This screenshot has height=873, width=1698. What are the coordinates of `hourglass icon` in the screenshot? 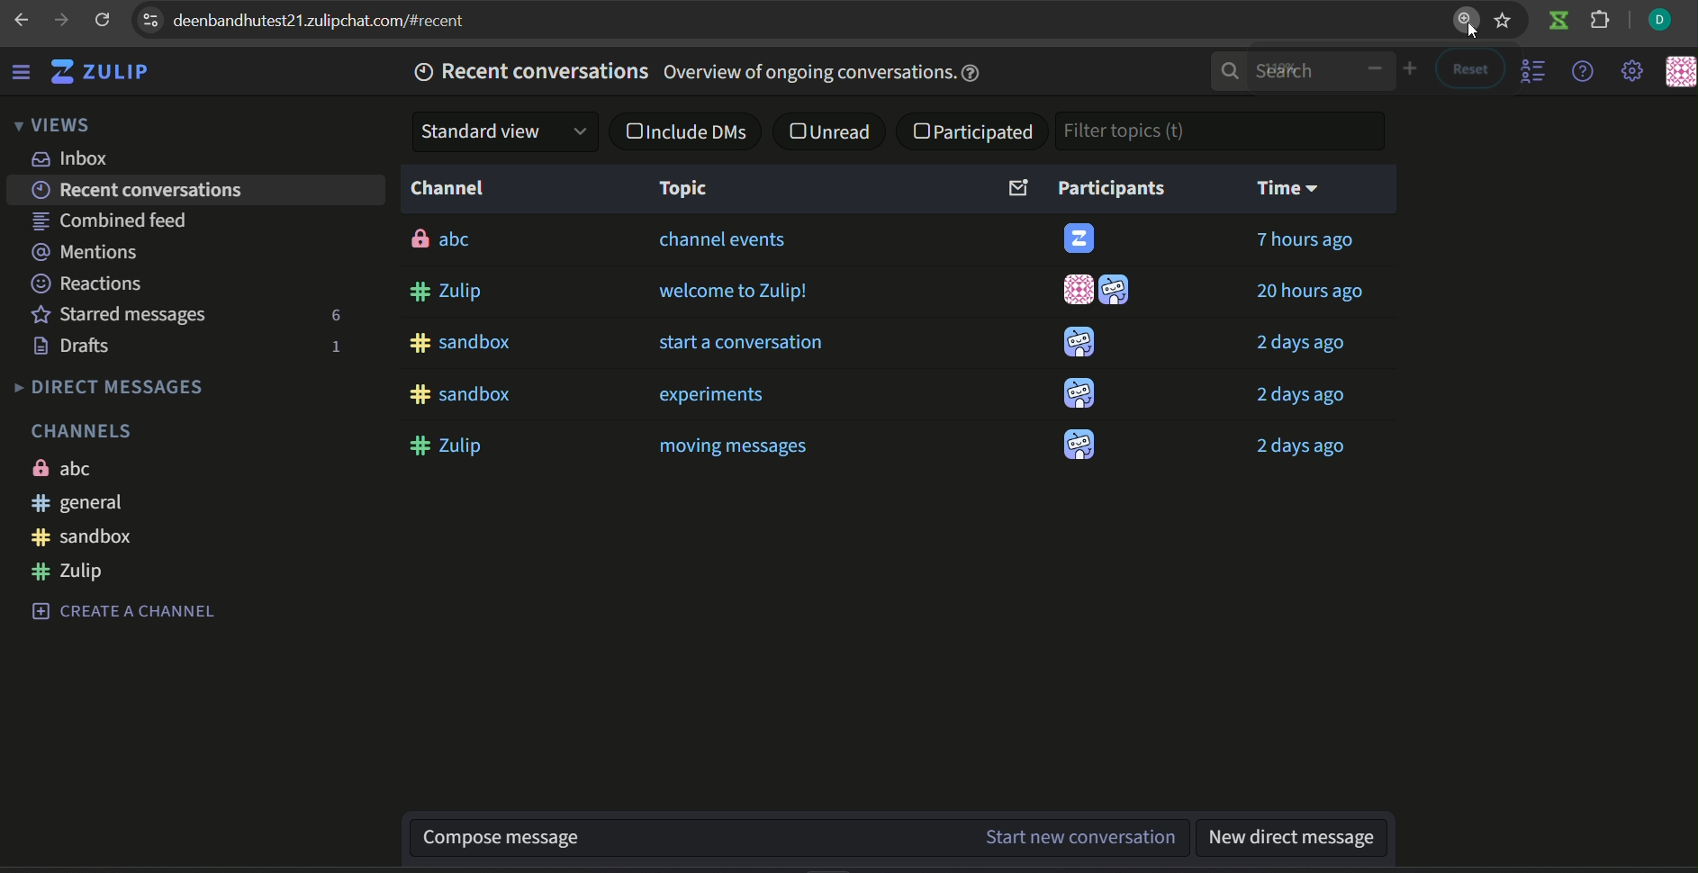 It's located at (1558, 22).